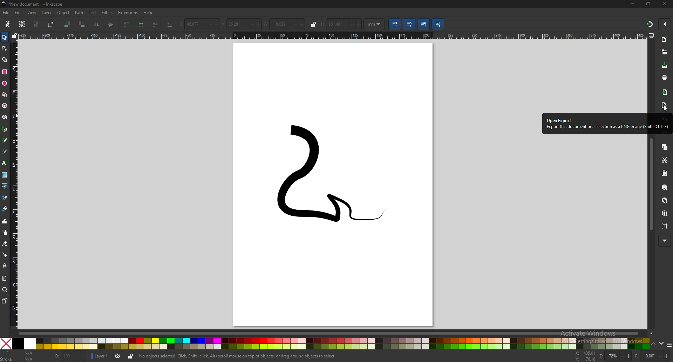 This screenshot has width=673, height=362. I want to click on raise selection one step, so click(141, 25).